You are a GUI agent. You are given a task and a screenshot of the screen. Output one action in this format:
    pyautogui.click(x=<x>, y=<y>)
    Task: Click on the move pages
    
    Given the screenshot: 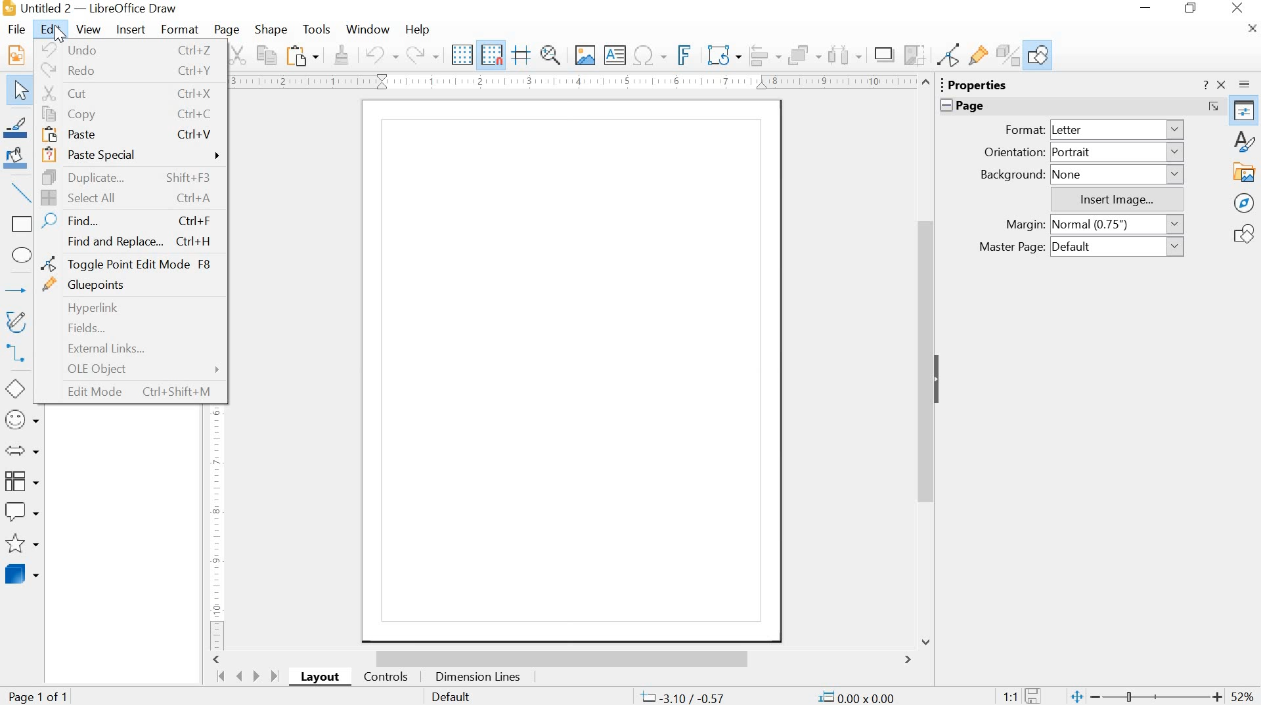 What is the action you would take?
    pyautogui.click(x=248, y=676)
    